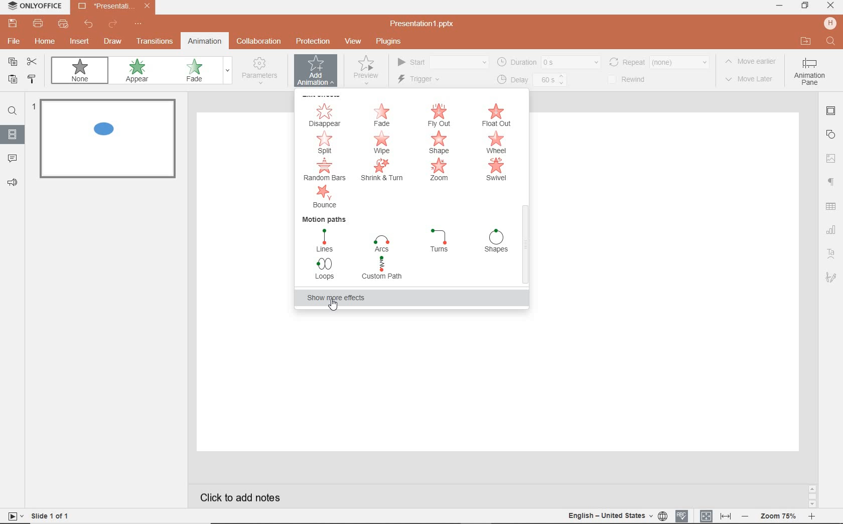 The height and width of the screenshot is (524, 843). Describe the element at coordinates (110, 141) in the screenshot. I see `slide1` at that location.